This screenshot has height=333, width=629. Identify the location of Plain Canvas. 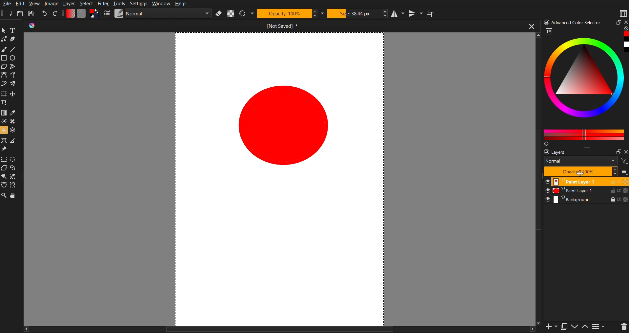
(81, 13).